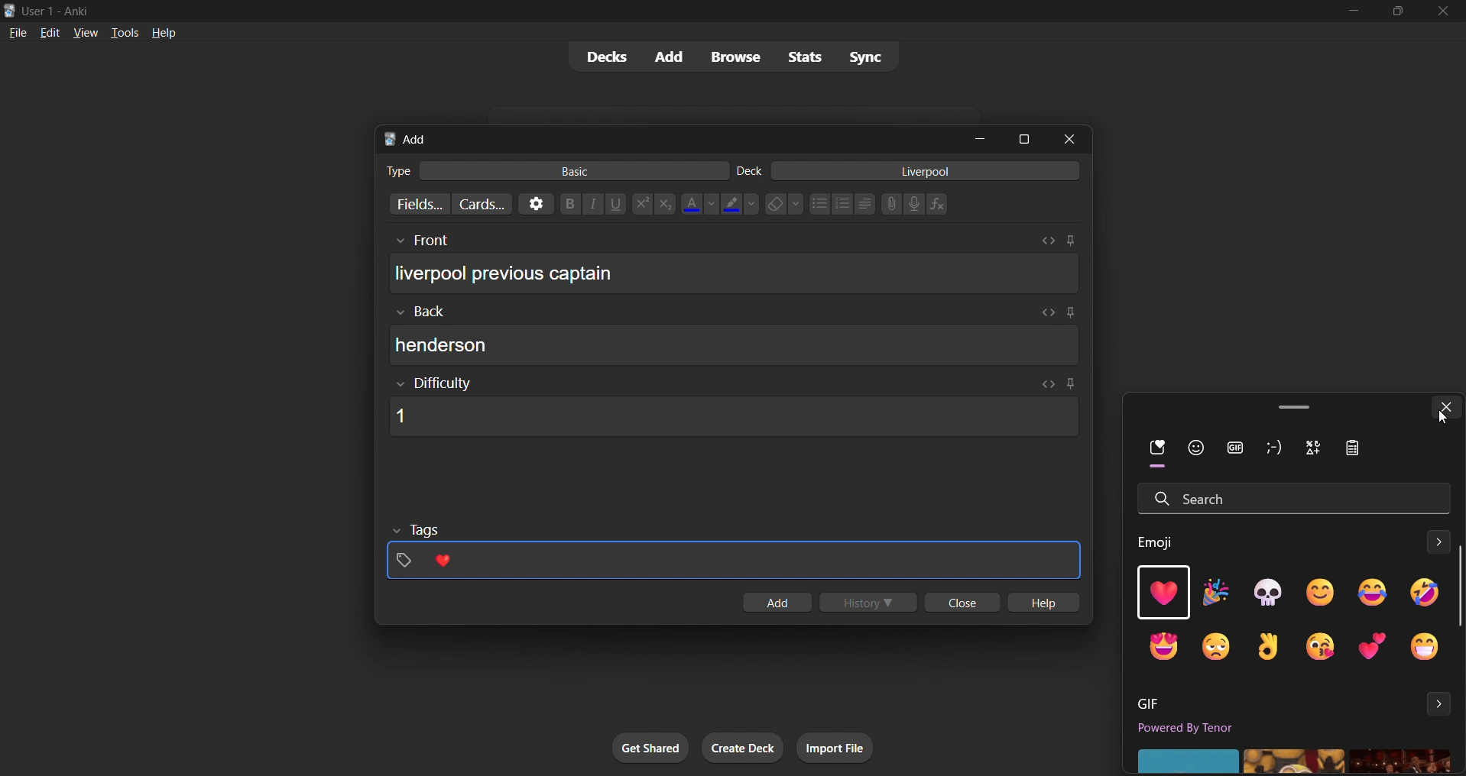 This screenshot has width=1466, height=776. Describe the element at coordinates (1268, 592) in the screenshot. I see `emoji` at that location.